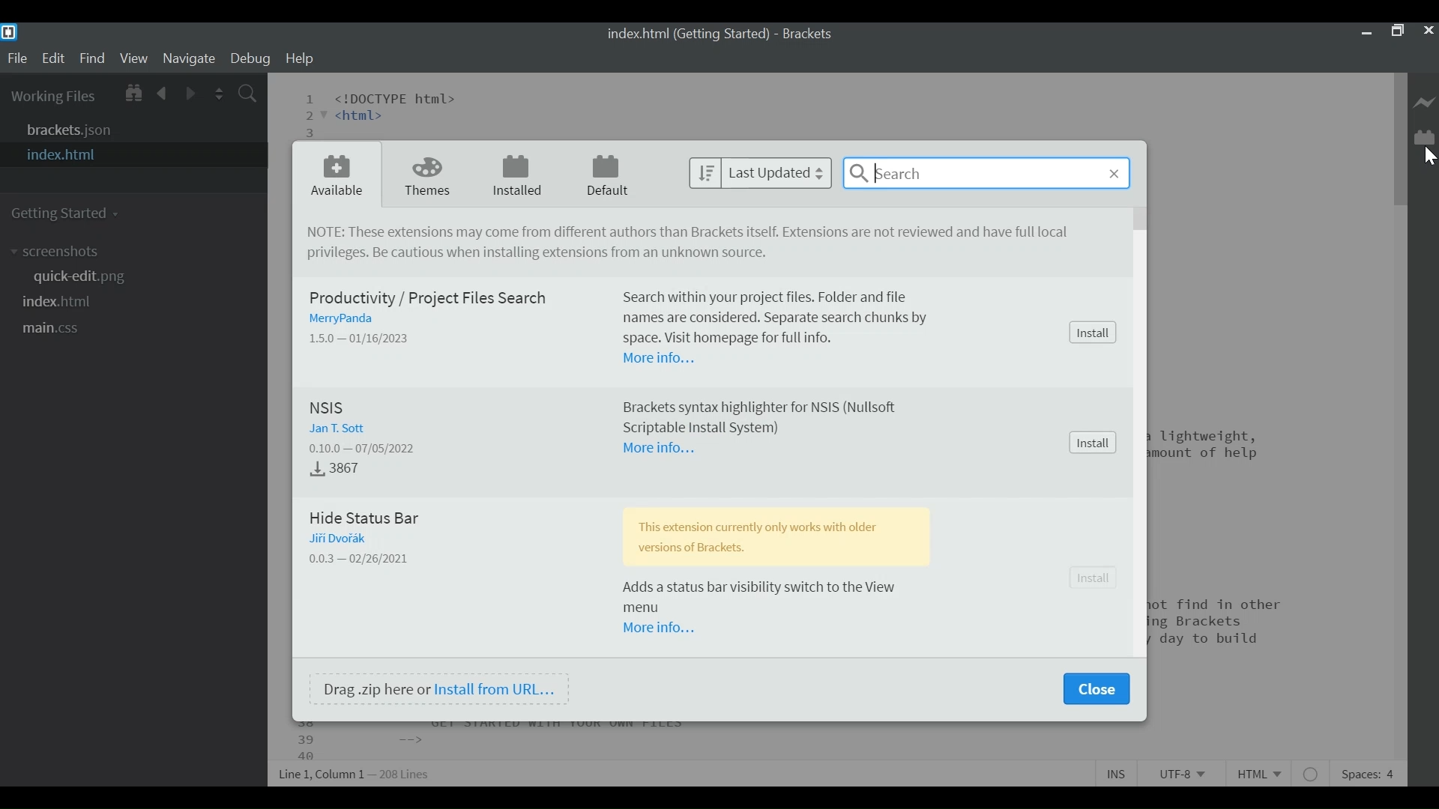  What do you see at coordinates (53, 58) in the screenshot?
I see `Edit` at bounding box center [53, 58].